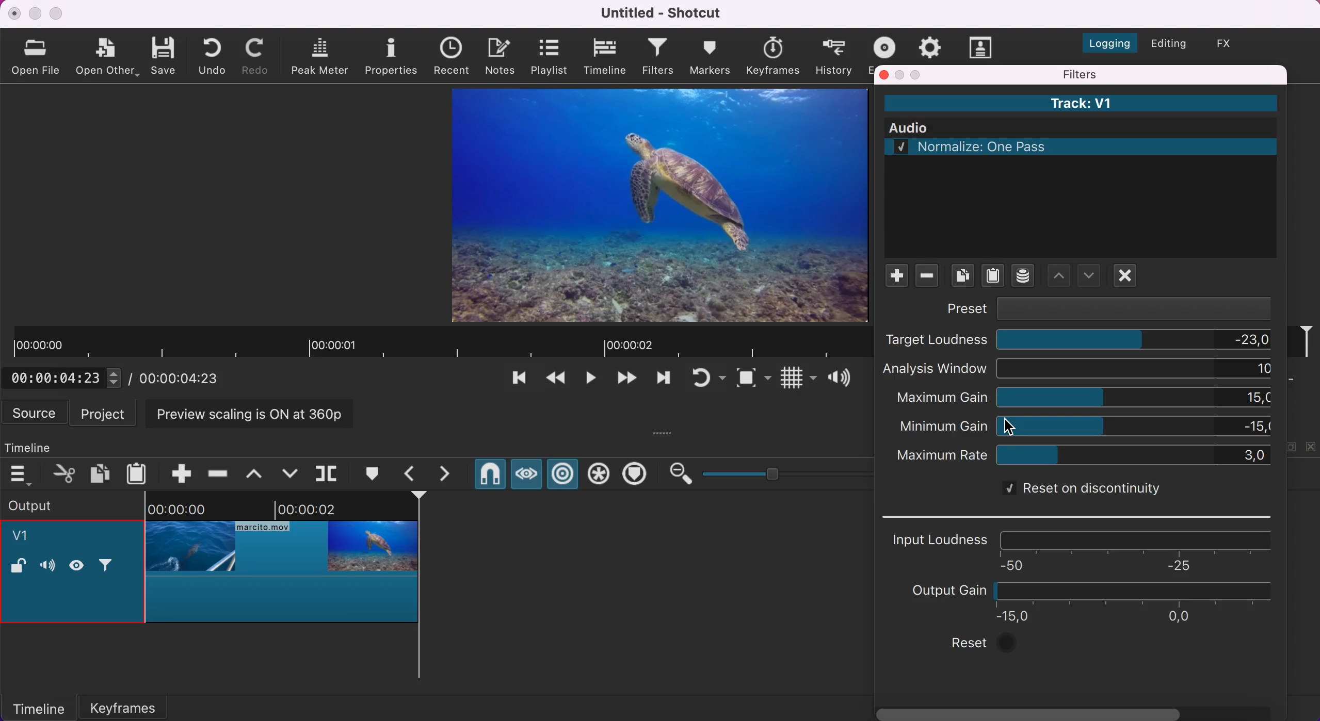  Describe the element at coordinates (81, 565) in the screenshot. I see `hide` at that location.